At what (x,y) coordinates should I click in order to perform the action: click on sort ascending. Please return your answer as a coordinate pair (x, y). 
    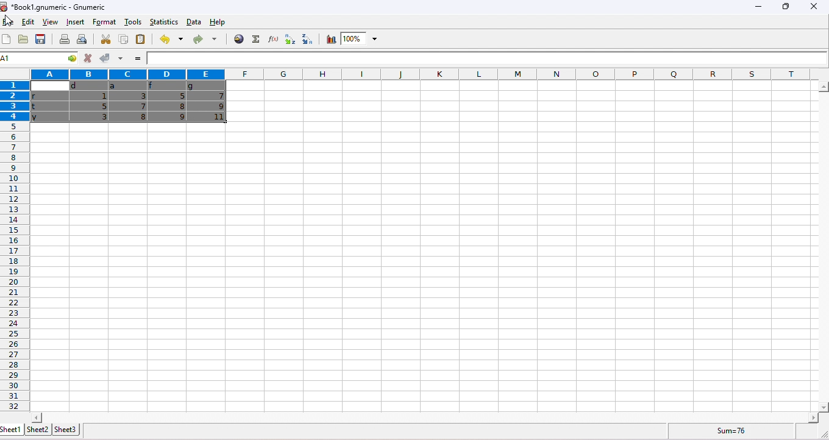
    Looking at the image, I should click on (288, 40).